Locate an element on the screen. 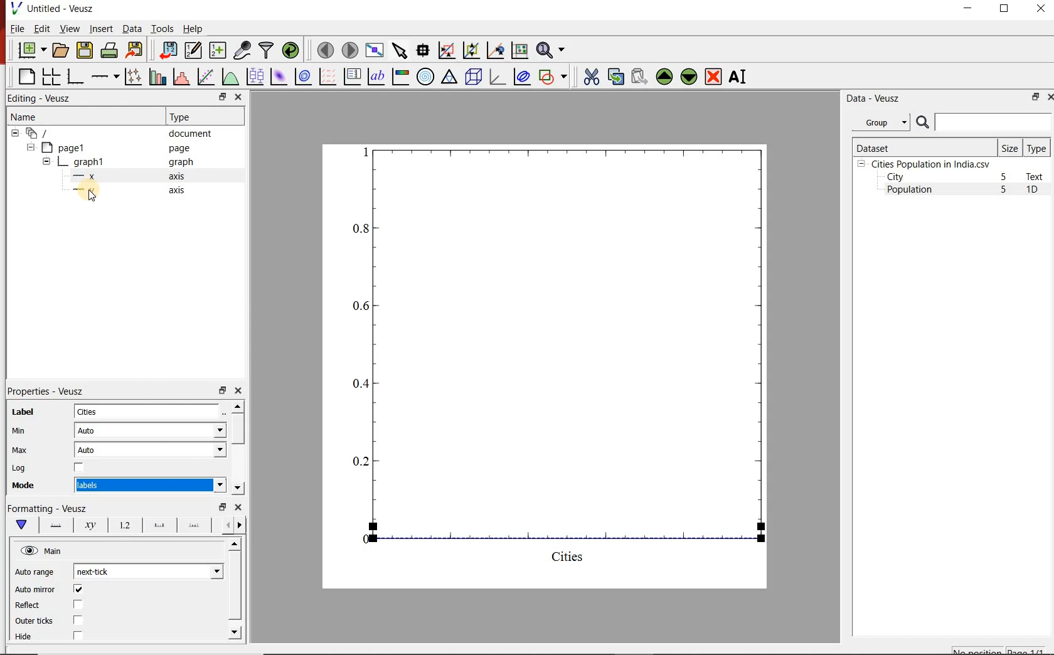  cut the selected widget is located at coordinates (589, 77).